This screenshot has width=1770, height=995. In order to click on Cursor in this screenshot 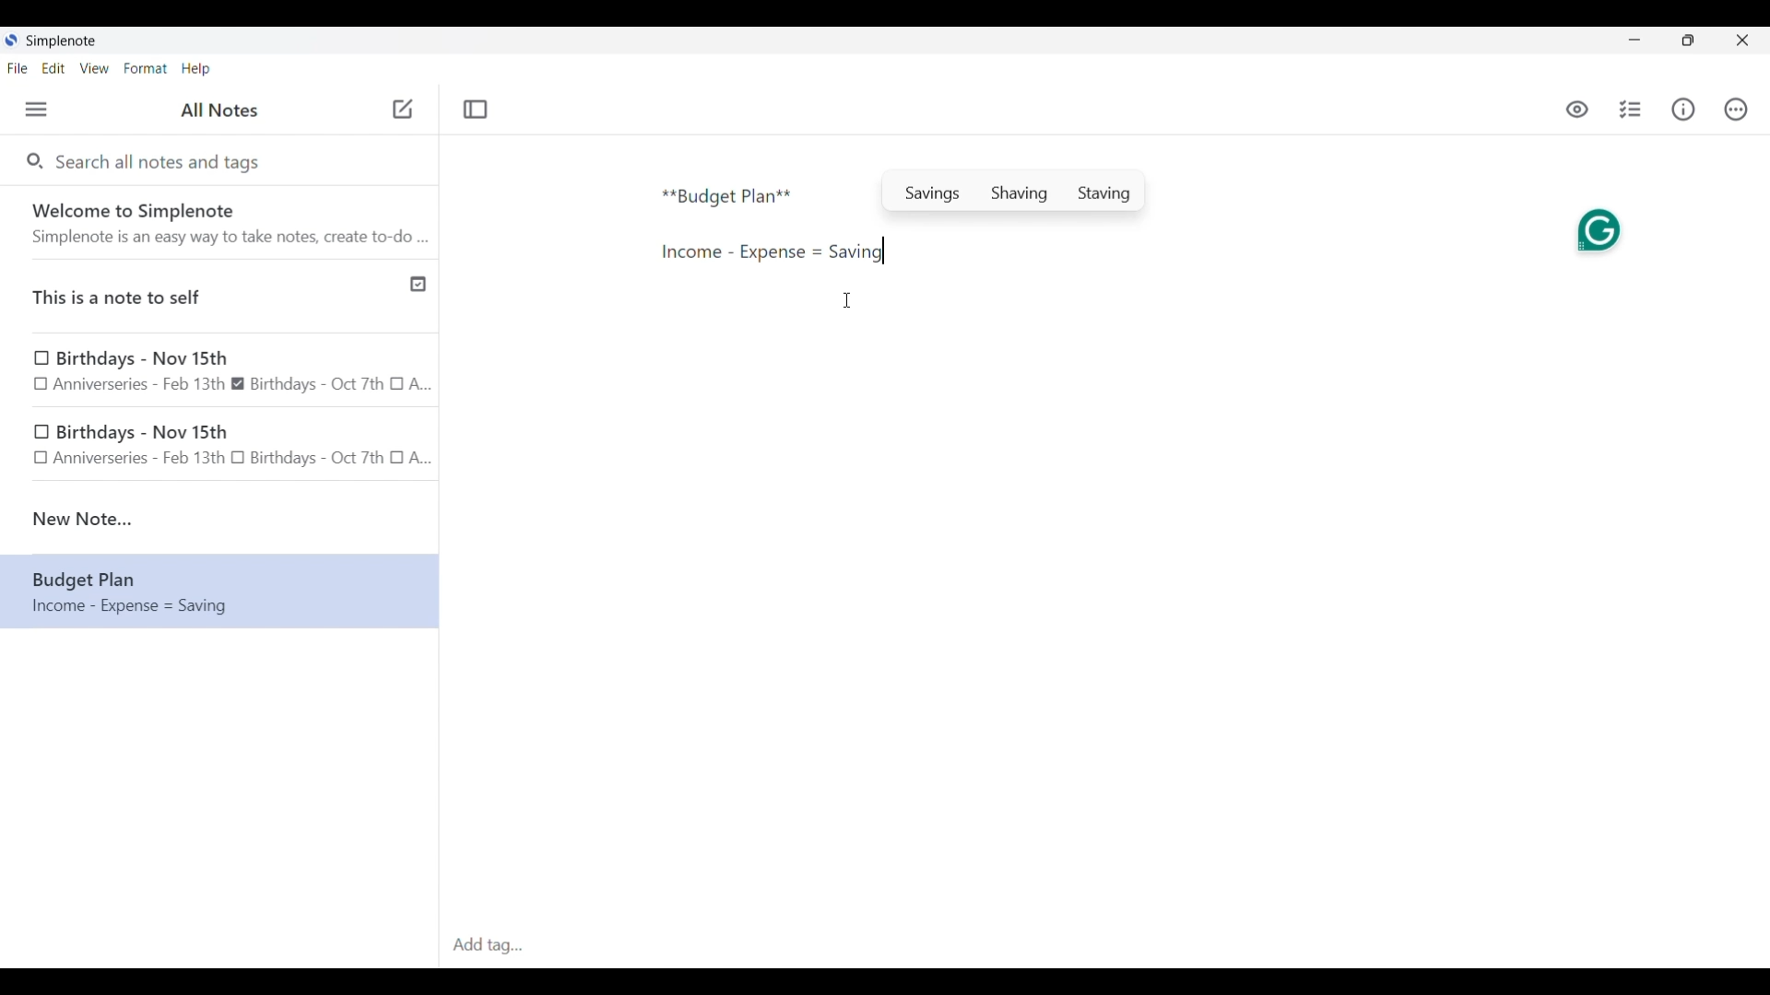, I will do `click(846, 300)`.